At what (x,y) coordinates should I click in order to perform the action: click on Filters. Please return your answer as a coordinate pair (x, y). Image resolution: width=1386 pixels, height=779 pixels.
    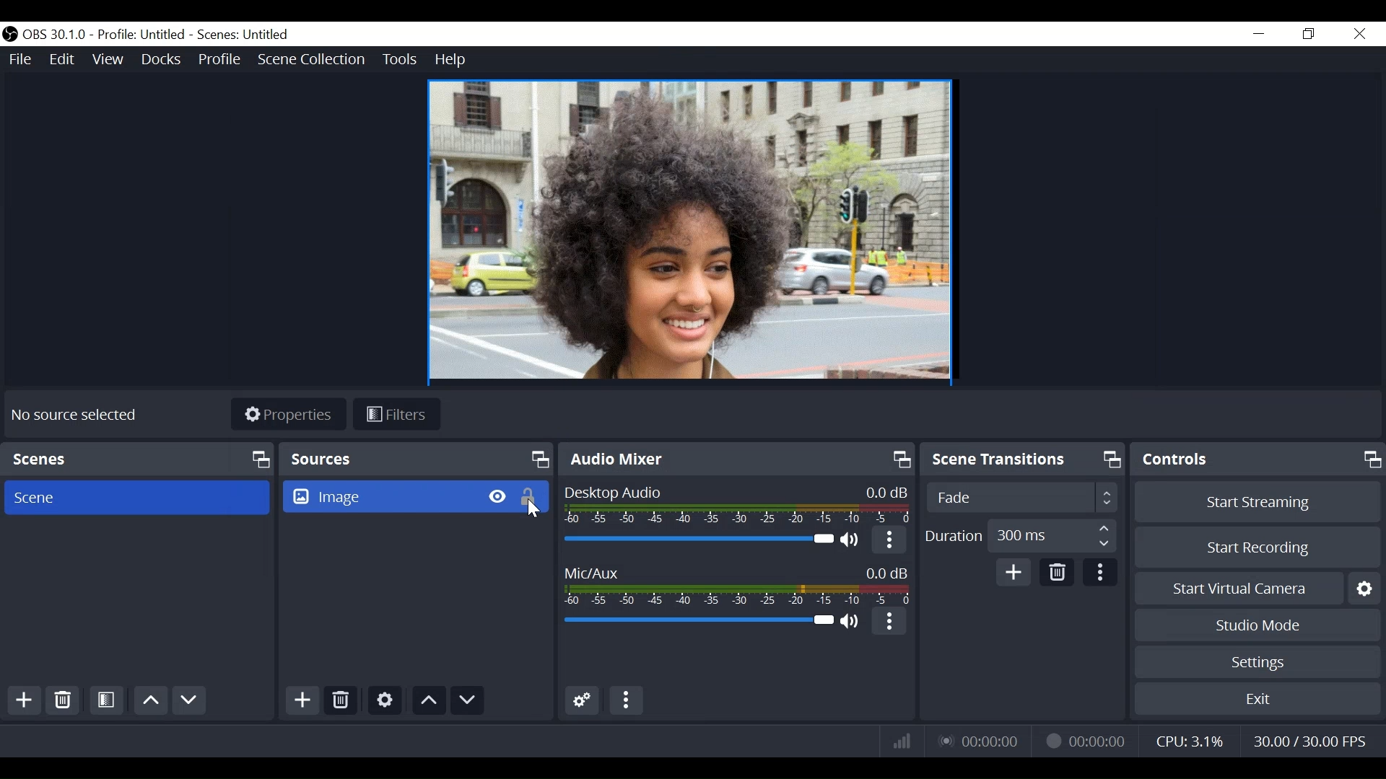
    Looking at the image, I should click on (396, 413).